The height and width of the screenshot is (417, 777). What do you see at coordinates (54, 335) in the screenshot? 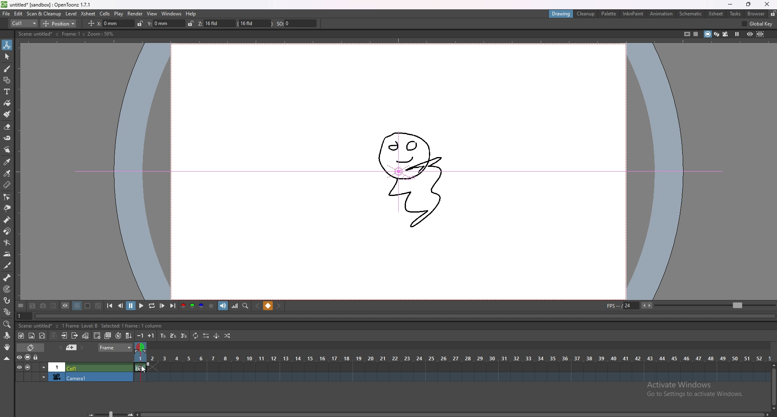
I see `collapse` at bounding box center [54, 335].